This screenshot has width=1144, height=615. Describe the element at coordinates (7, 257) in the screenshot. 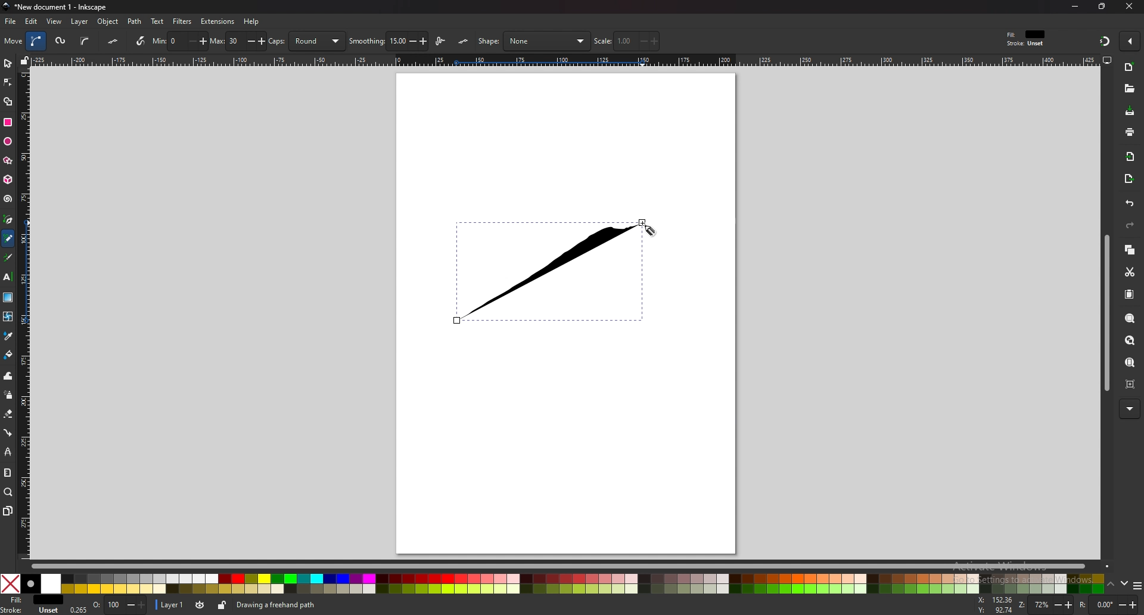

I see `calligraphy` at that location.